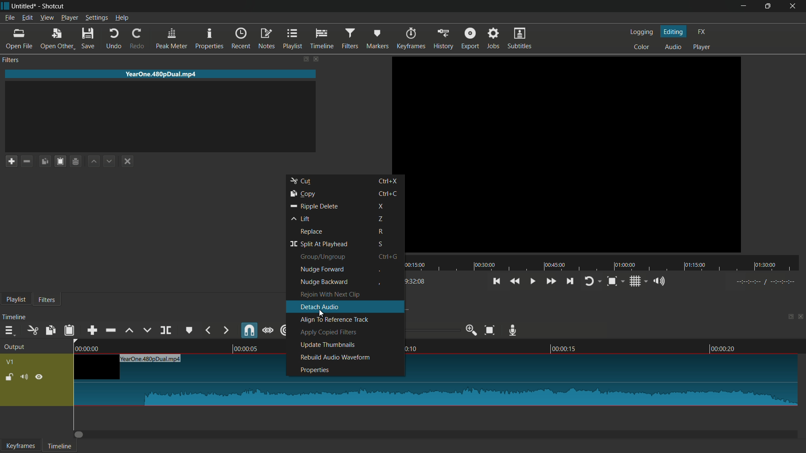 The height and width of the screenshot is (453, 806). I want to click on split at playhead, so click(167, 331).